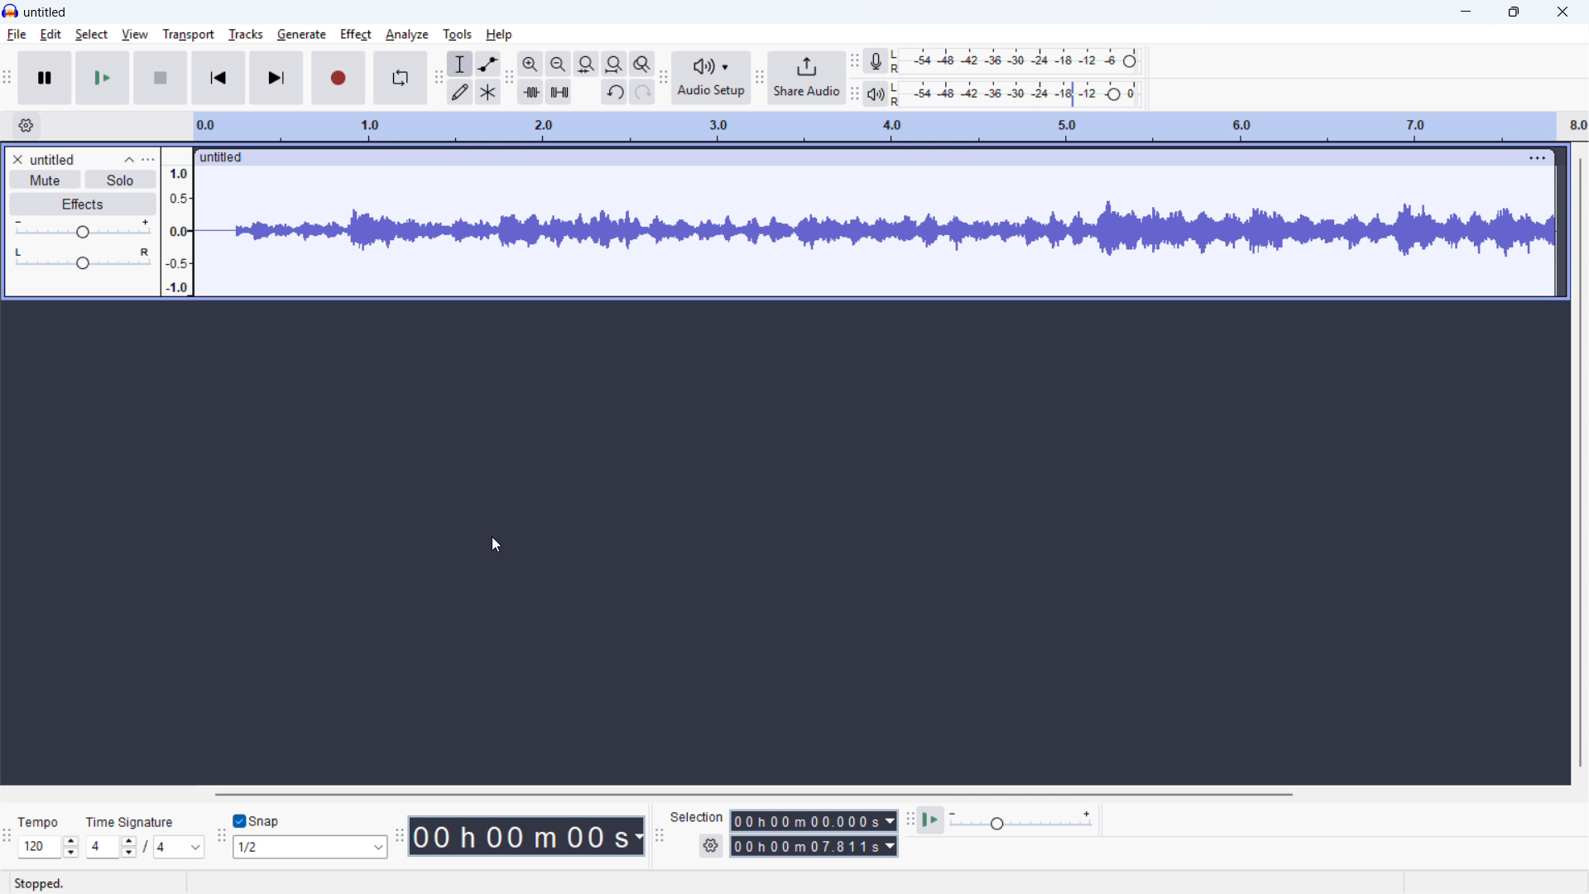 Image resolution: width=1589 pixels, height=894 pixels. What do you see at coordinates (459, 63) in the screenshot?
I see `selection tool` at bounding box center [459, 63].